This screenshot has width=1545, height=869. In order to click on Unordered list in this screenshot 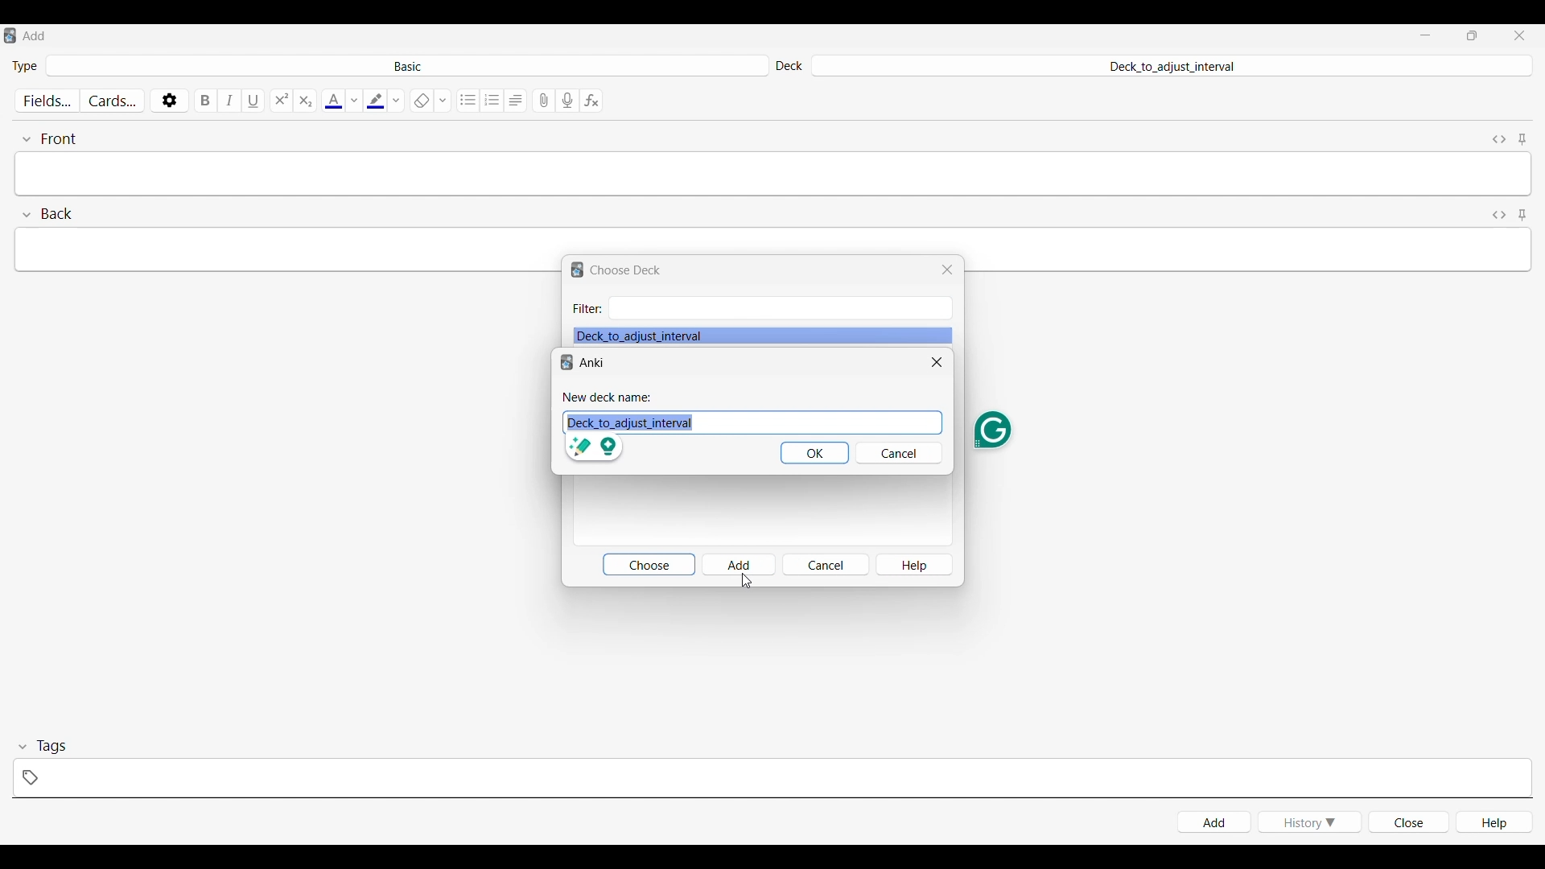, I will do `click(469, 101)`.